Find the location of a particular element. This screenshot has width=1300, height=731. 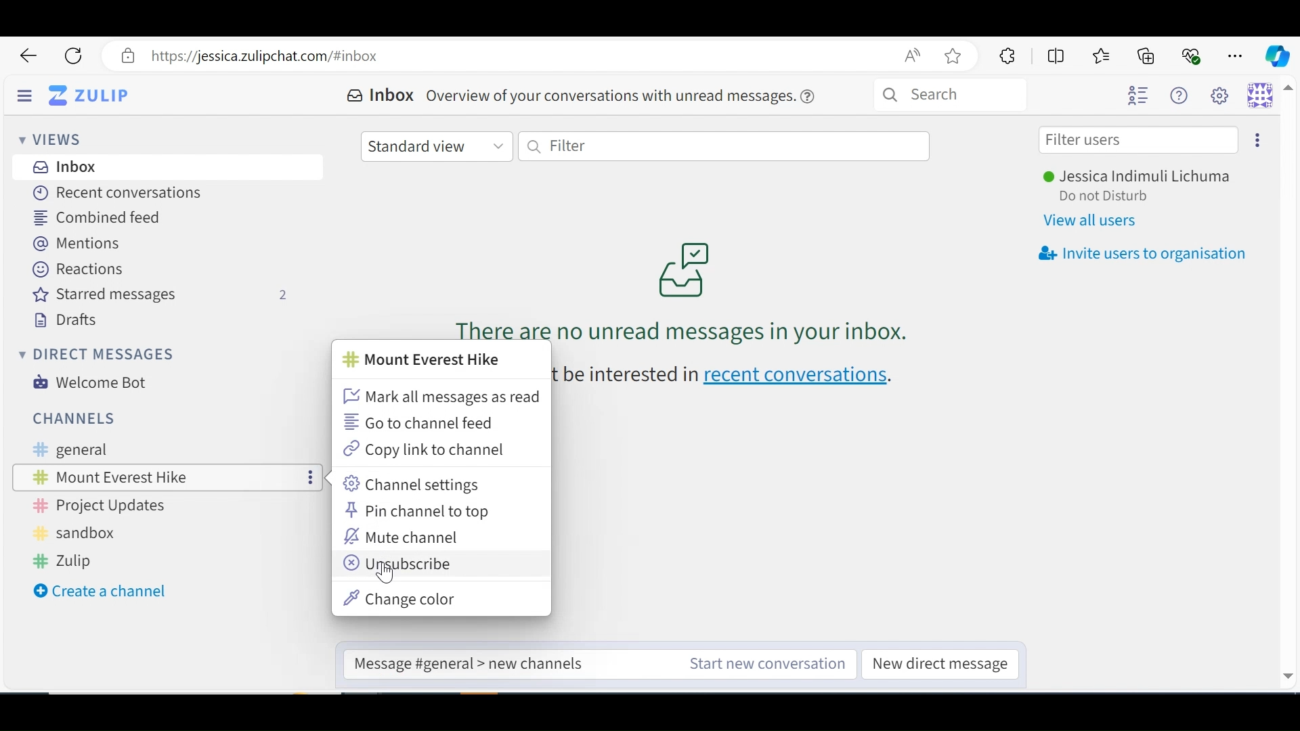

Go to channel feed is located at coordinates (420, 424).